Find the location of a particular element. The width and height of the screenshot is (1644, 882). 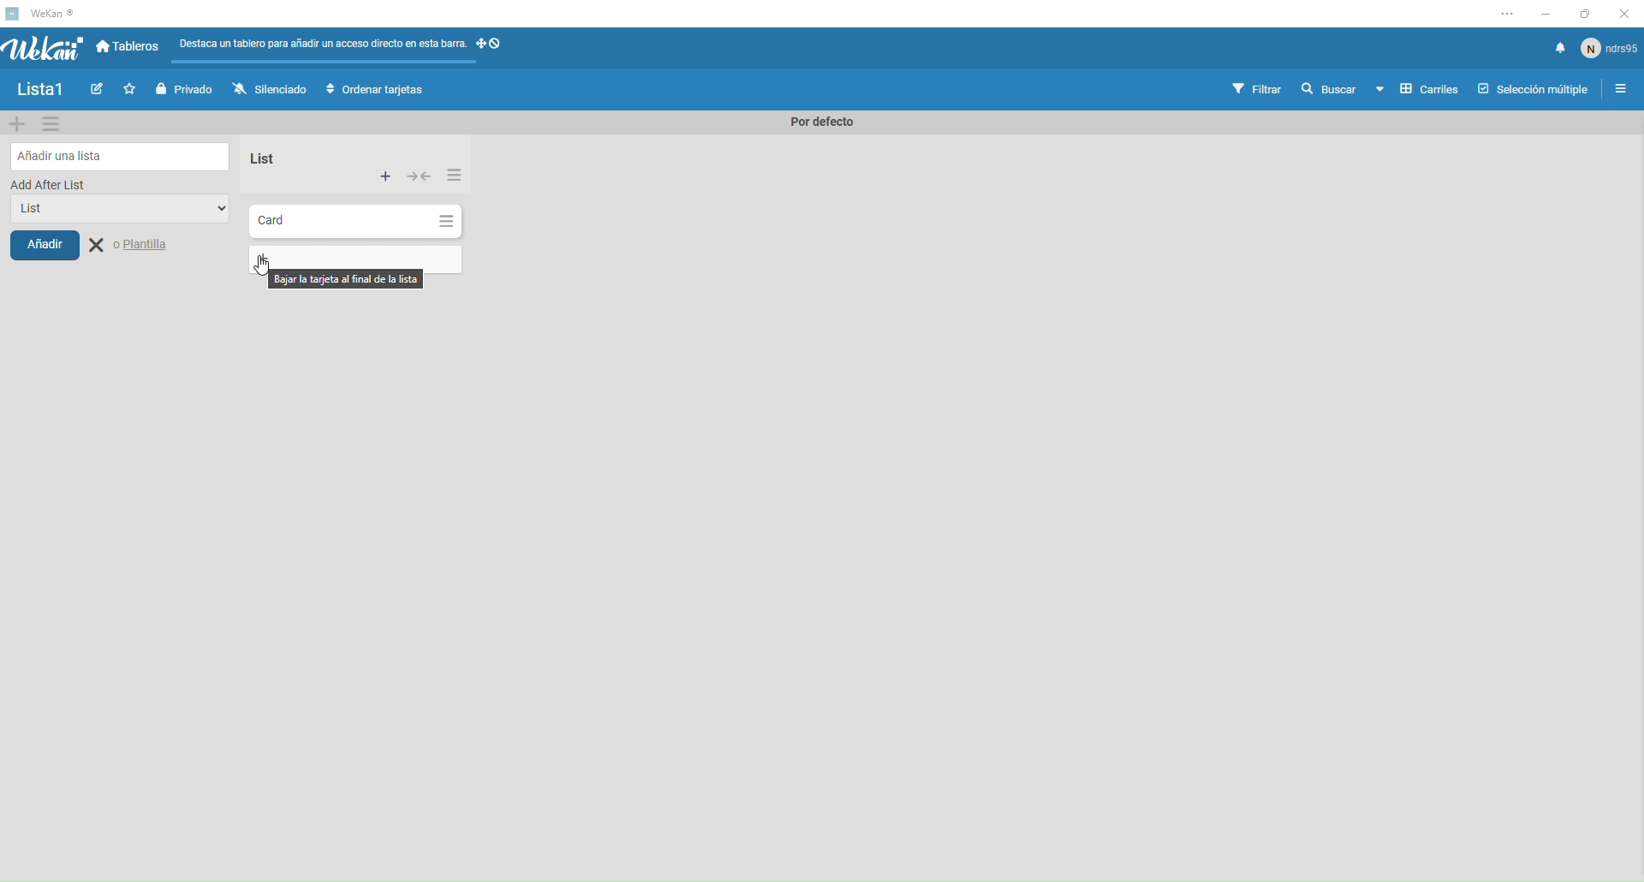

More is located at coordinates (386, 177).